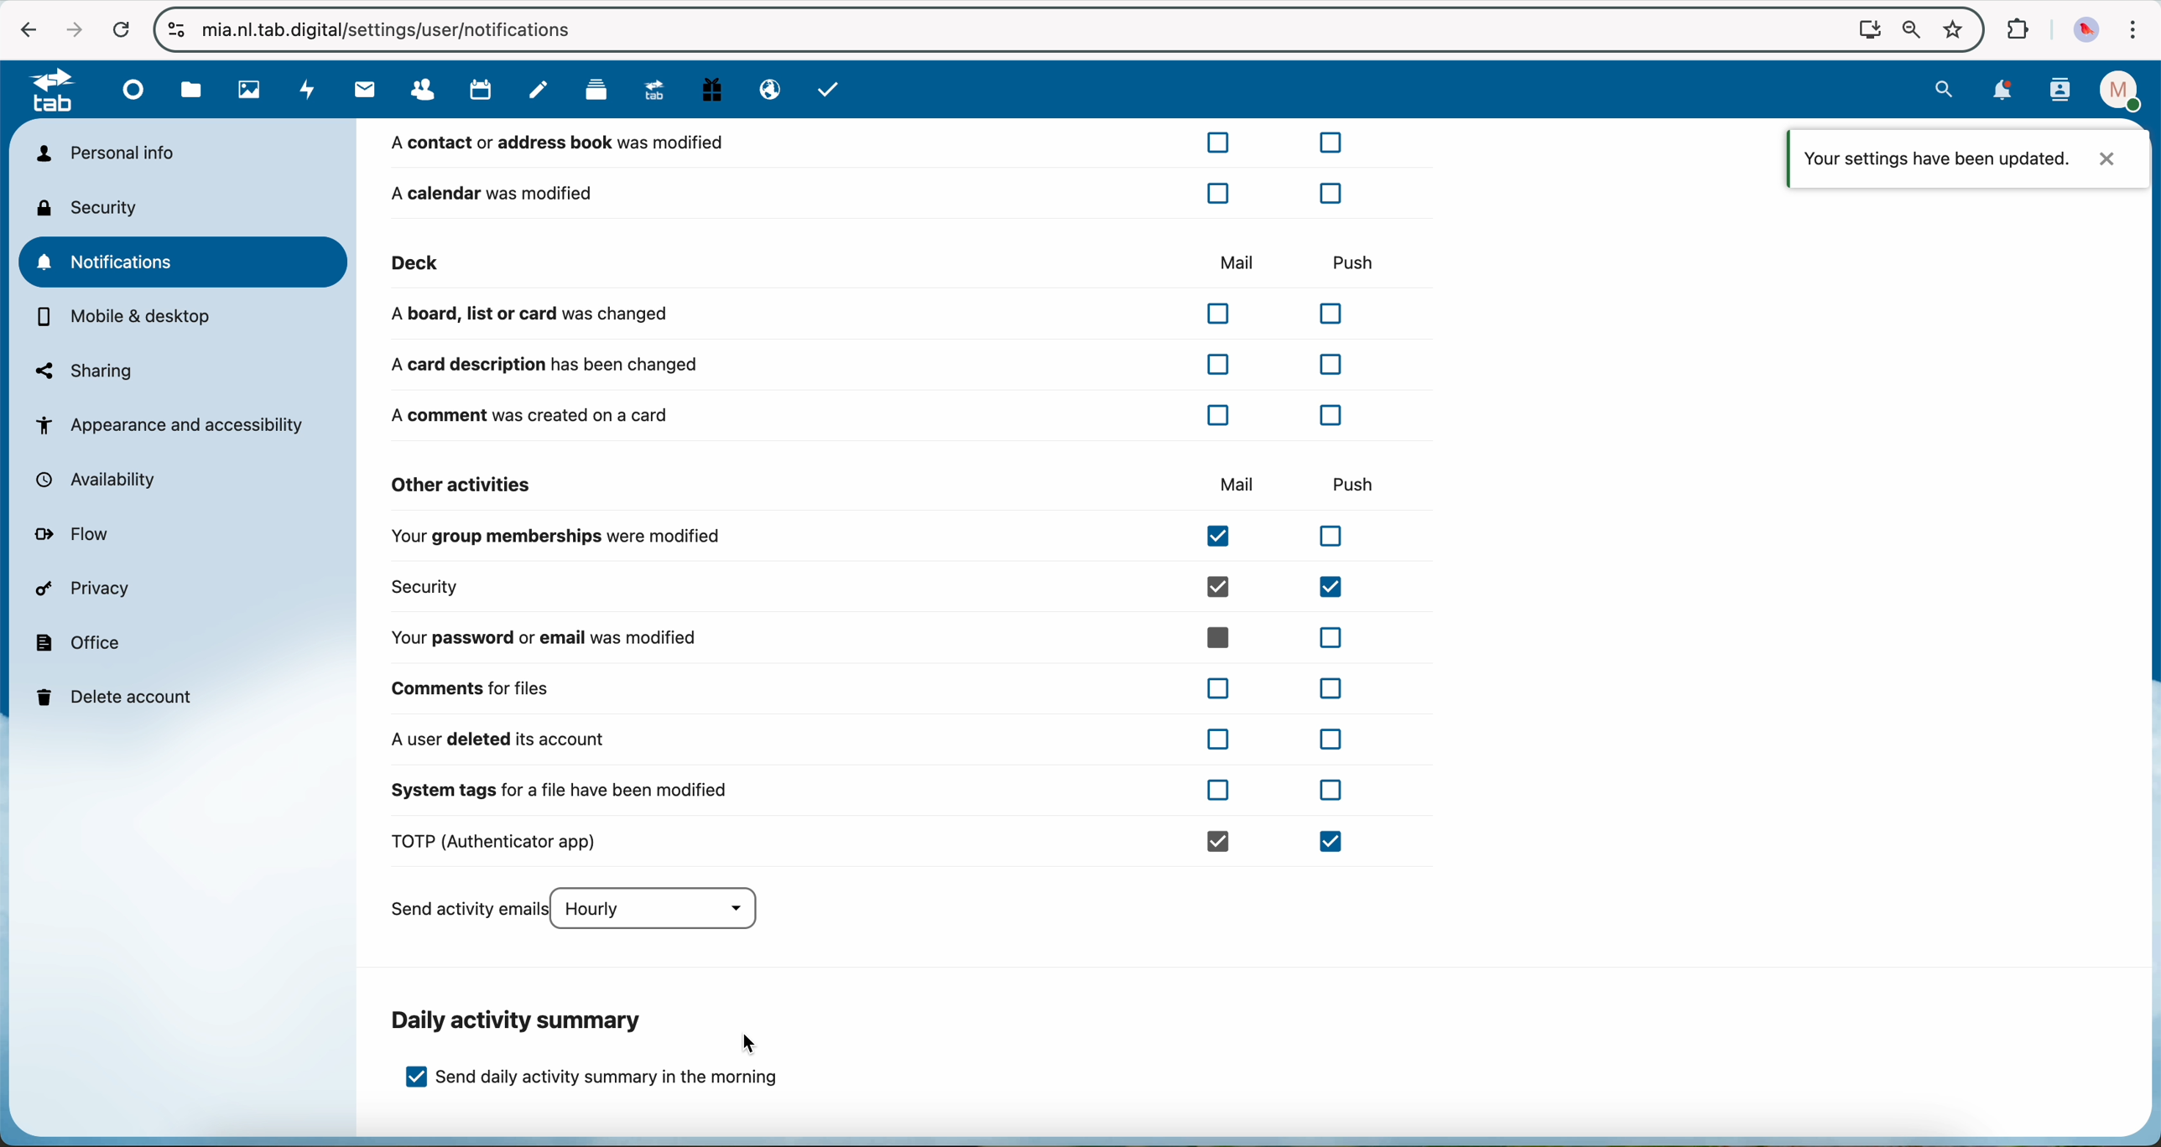  Describe the element at coordinates (463, 485) in the screenshot. I see `other activities` at that location.